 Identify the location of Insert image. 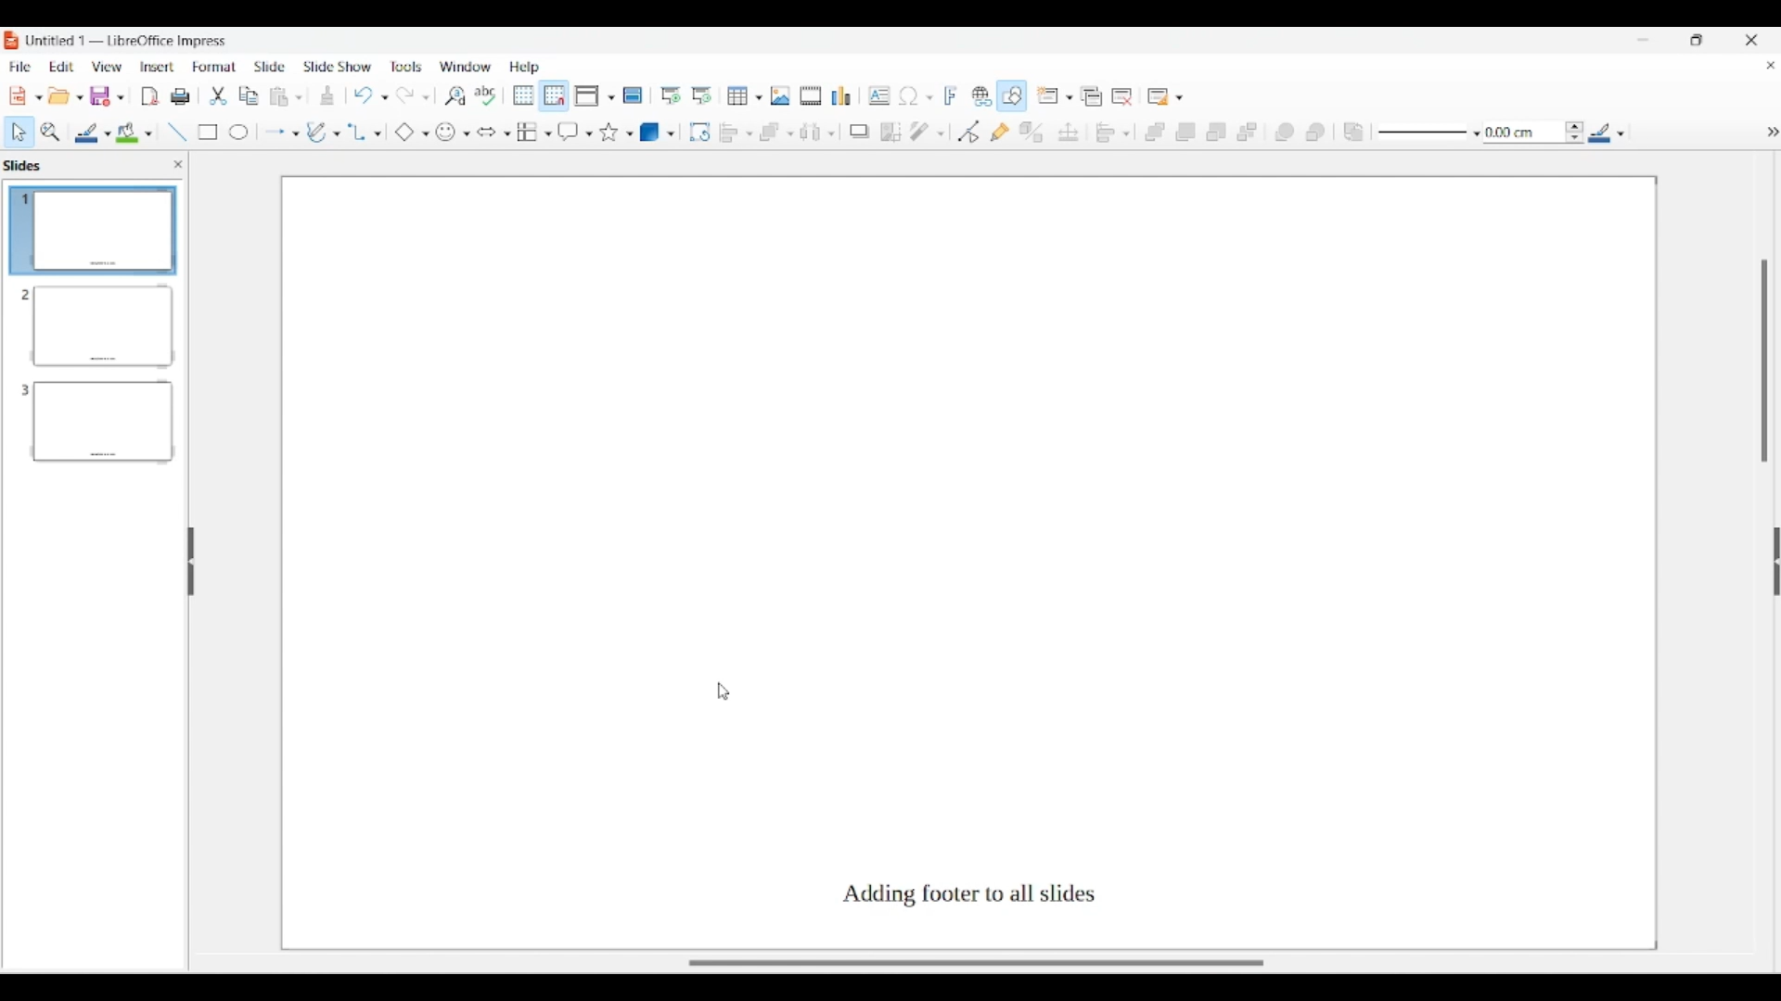
(780, 95).